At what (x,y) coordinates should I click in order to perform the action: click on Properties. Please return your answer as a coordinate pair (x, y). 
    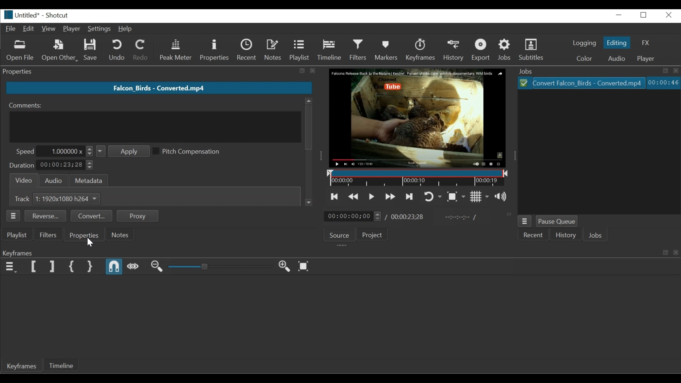
    Looking at the image, I should click on (83, 235).